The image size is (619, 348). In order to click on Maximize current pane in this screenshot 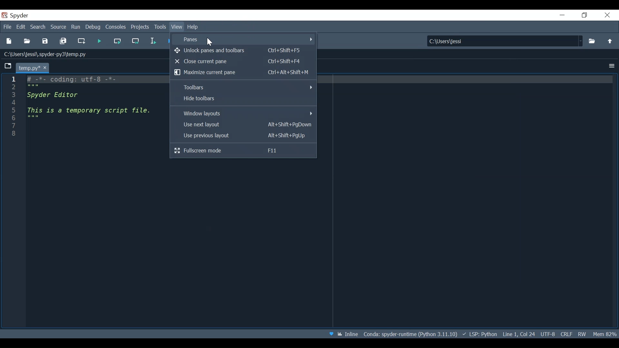, I will do `click(242, 72)`.